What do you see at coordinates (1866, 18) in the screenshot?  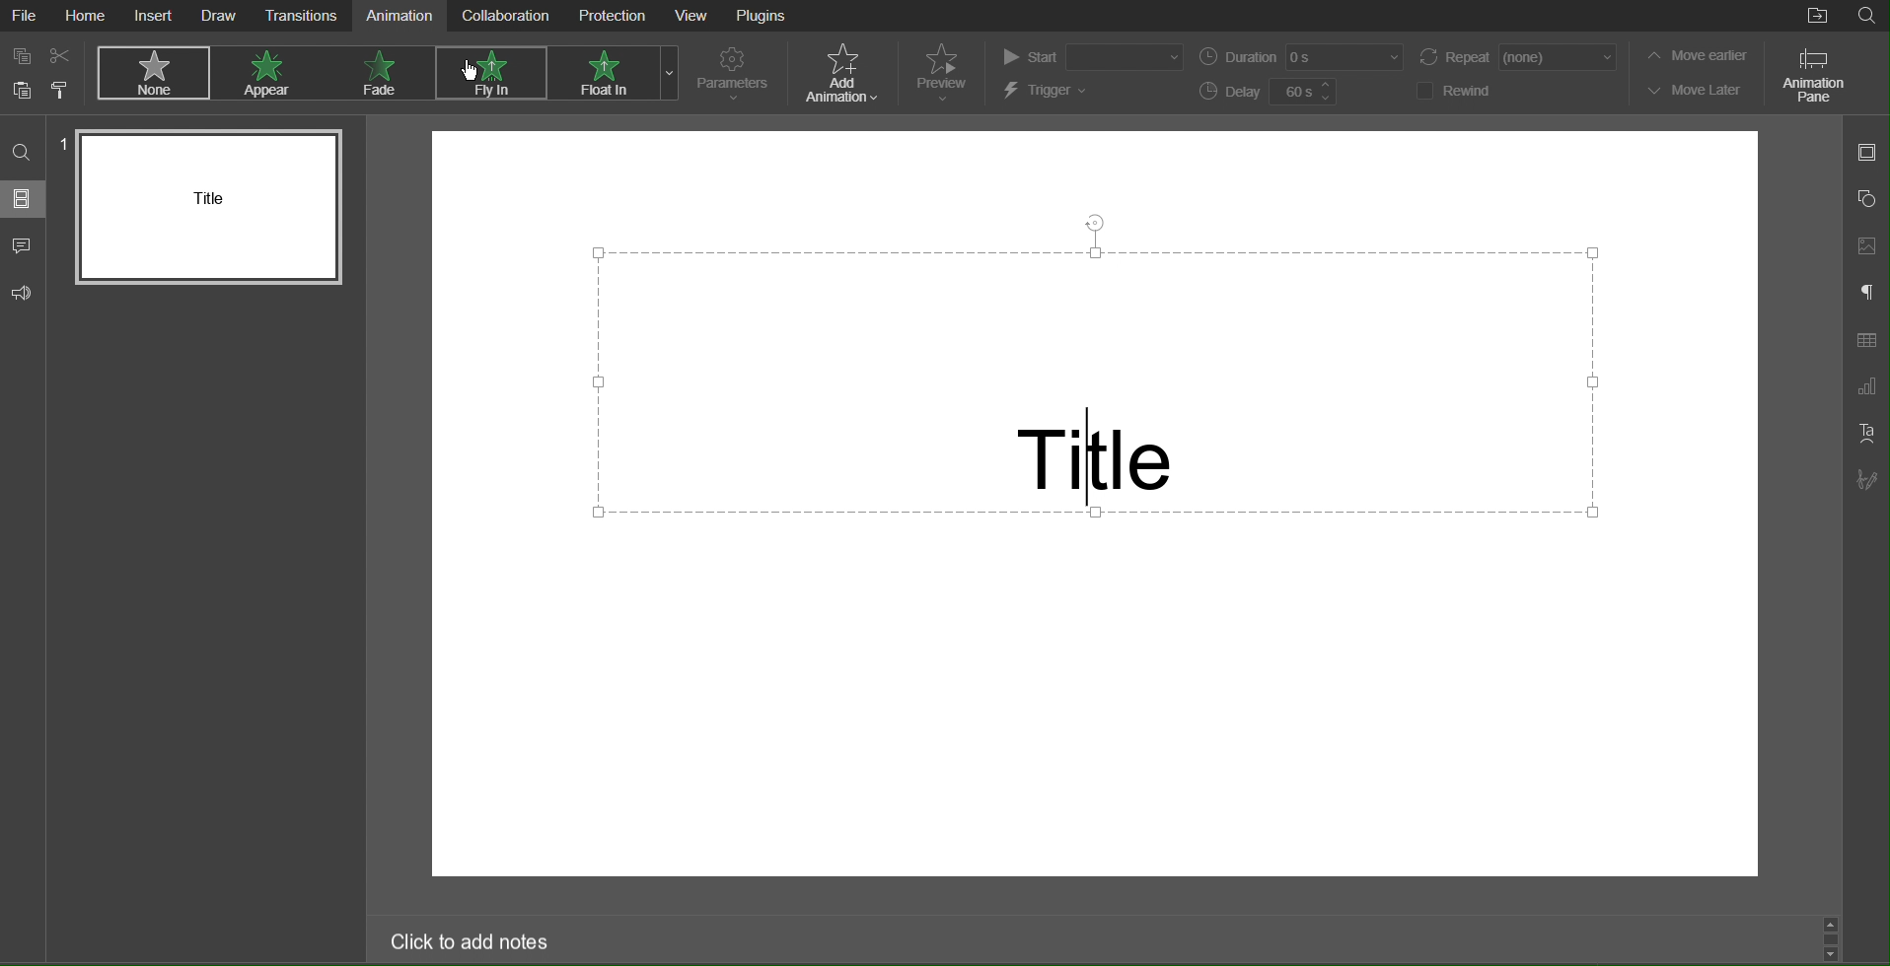 I see `Search` at bounding box center [1866, 18].